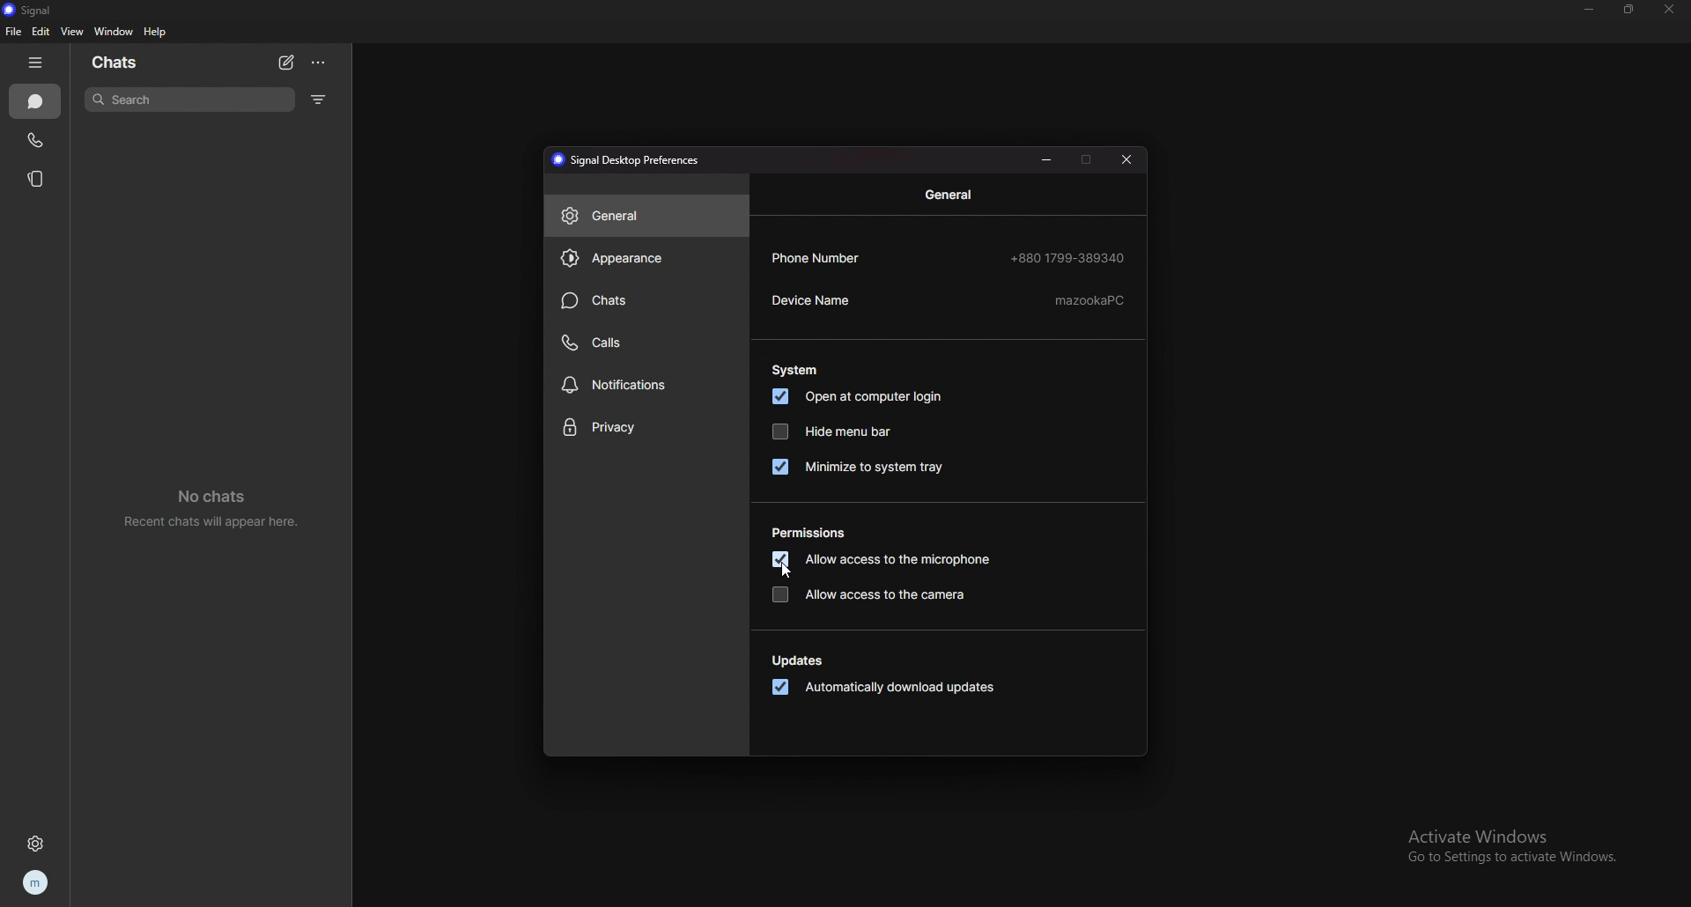 This screenshot has width=1691, height=907. What do you see at coordinates (1669, 10) in the screenshot?
I see `close` at bounding box center [1669, 10].